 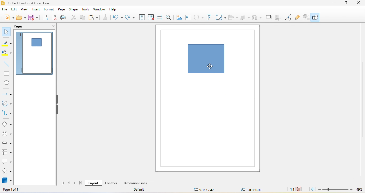 I want to click on horizontal scroll bar, so click(x=212, y=178).